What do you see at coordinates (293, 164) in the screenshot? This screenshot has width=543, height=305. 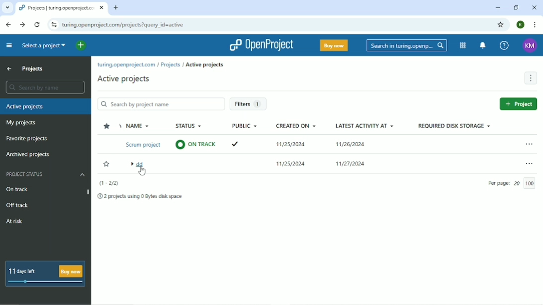 I see `11/25/2024` at bounding box center [293, 164].